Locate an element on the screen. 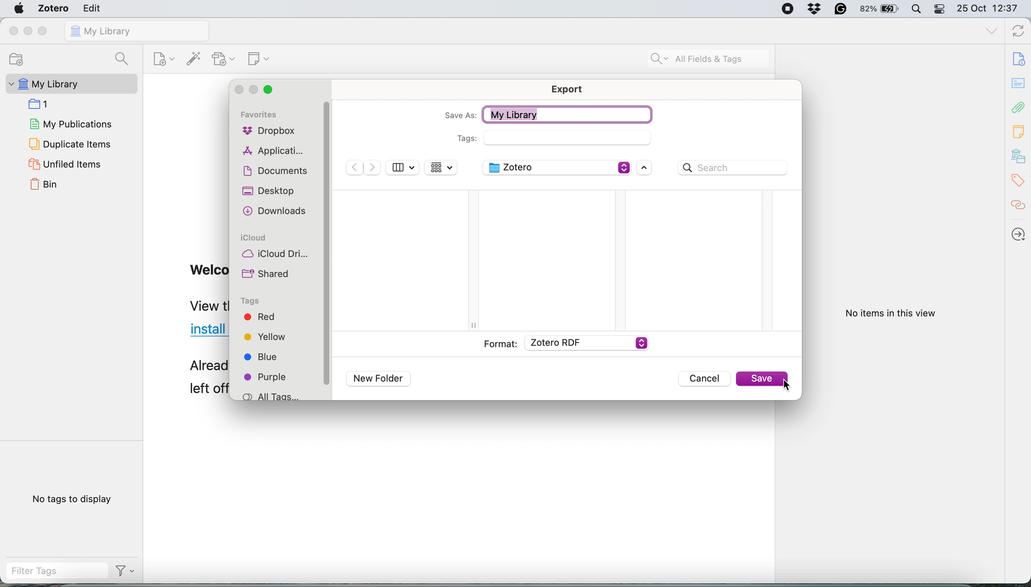 This screenshot has height=587, width=1031. my library is located at coordinates (45, 84).